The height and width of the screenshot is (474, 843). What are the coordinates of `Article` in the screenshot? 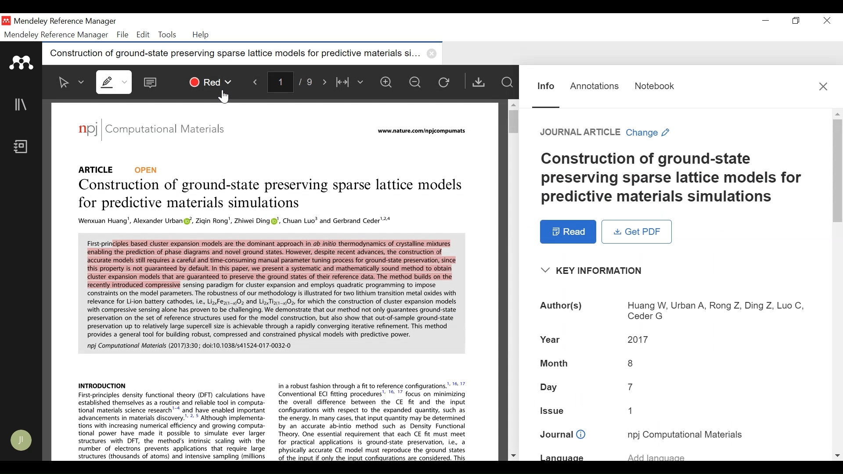 It's located at (93, 167).